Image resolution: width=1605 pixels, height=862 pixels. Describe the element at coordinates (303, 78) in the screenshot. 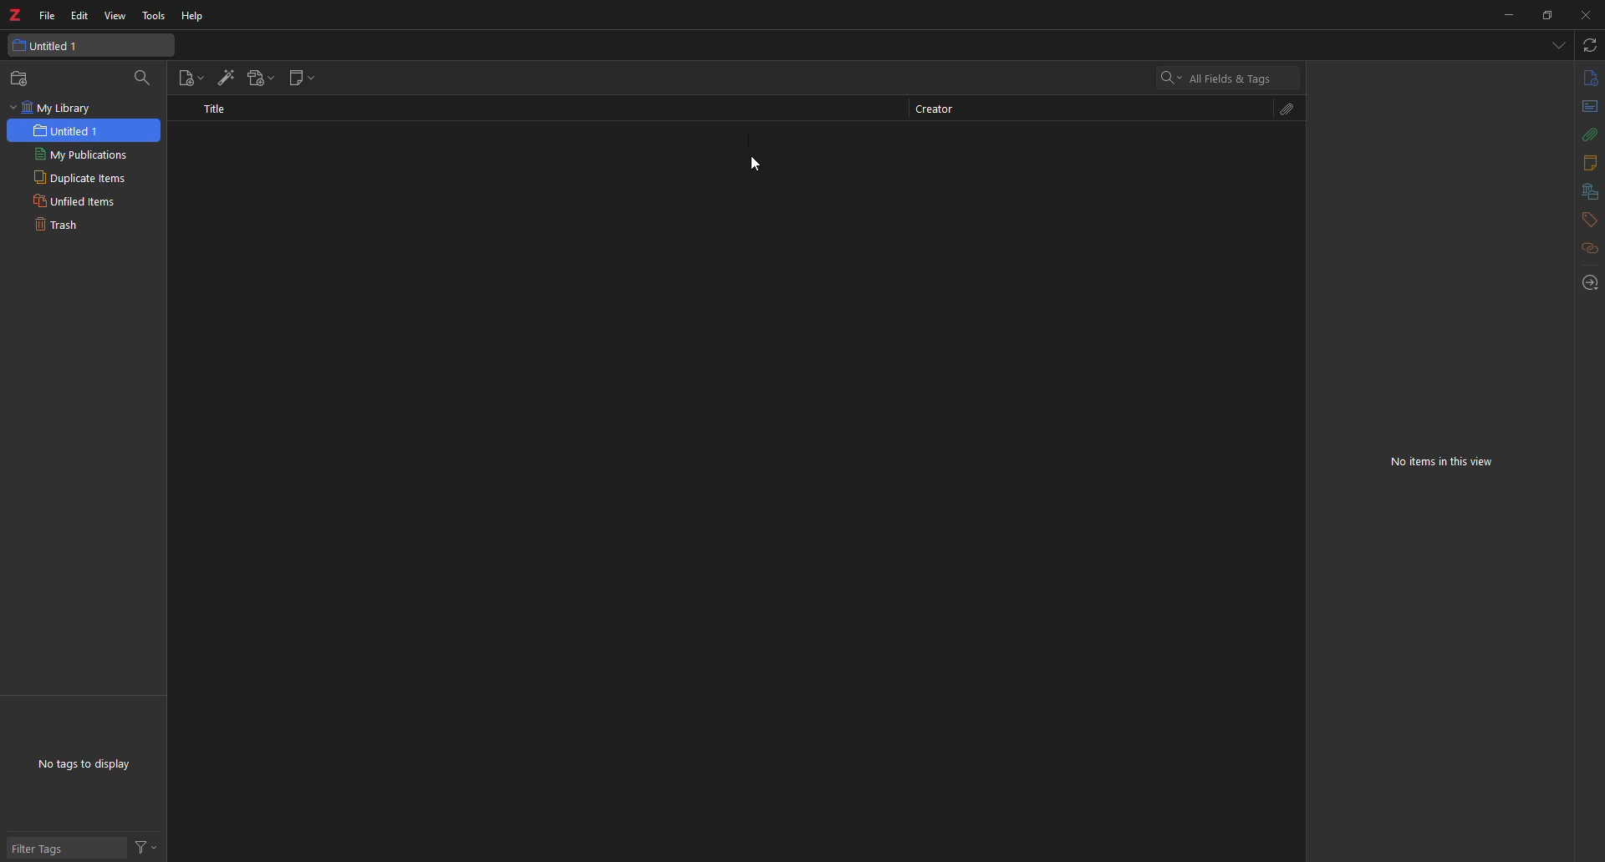

I see `new note` at that location.